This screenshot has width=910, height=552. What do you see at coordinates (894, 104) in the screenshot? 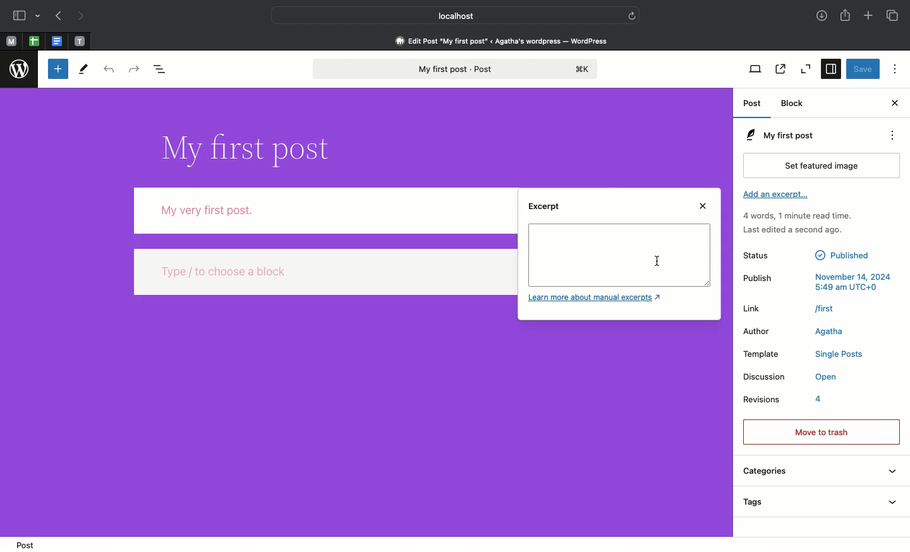
I see `Close` at bounding box center [894, 104].